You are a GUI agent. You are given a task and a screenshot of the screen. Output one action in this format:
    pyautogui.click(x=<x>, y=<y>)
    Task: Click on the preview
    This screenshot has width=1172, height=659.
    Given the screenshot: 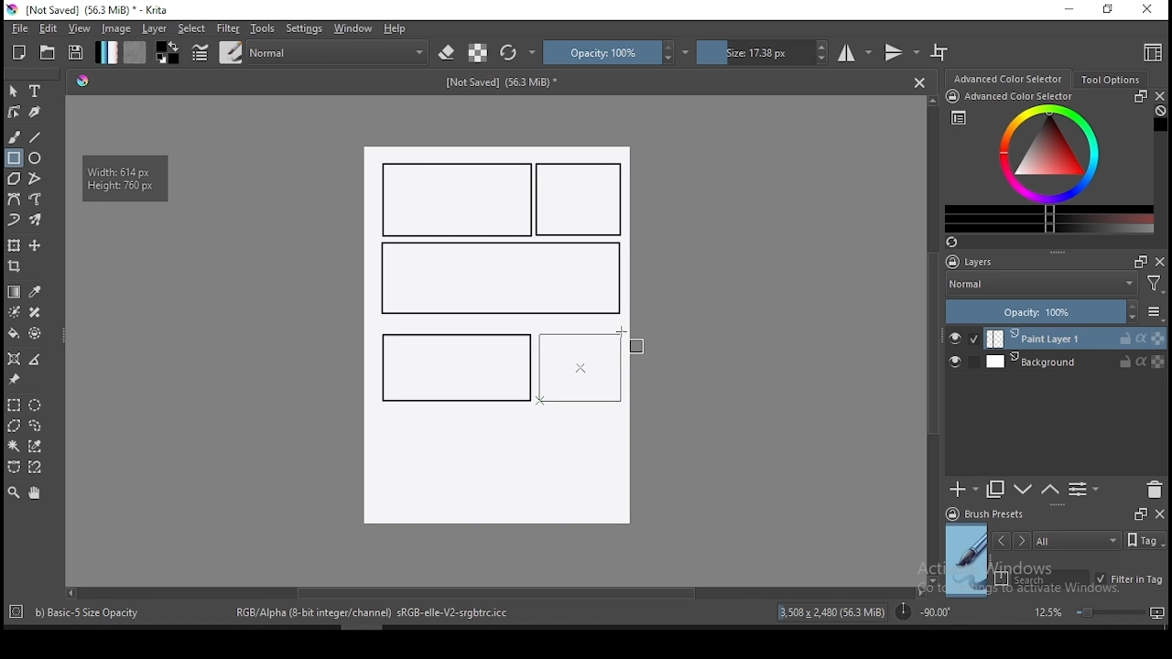 What is the action you would take?
    pyautogui.click(x=967, y=560)
    